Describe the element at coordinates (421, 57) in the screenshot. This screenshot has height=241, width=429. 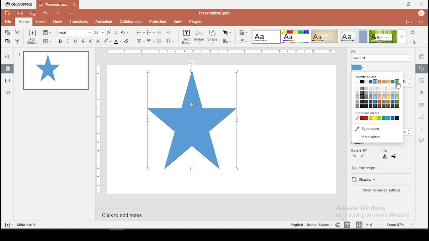
I see `slide settings` at that location.